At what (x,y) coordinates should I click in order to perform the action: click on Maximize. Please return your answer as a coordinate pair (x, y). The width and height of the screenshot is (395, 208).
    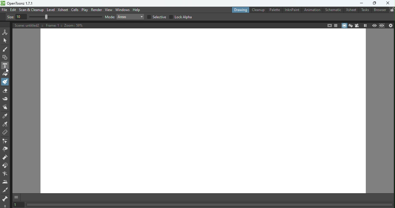
    Looking at the image, I should click on (375, 3).